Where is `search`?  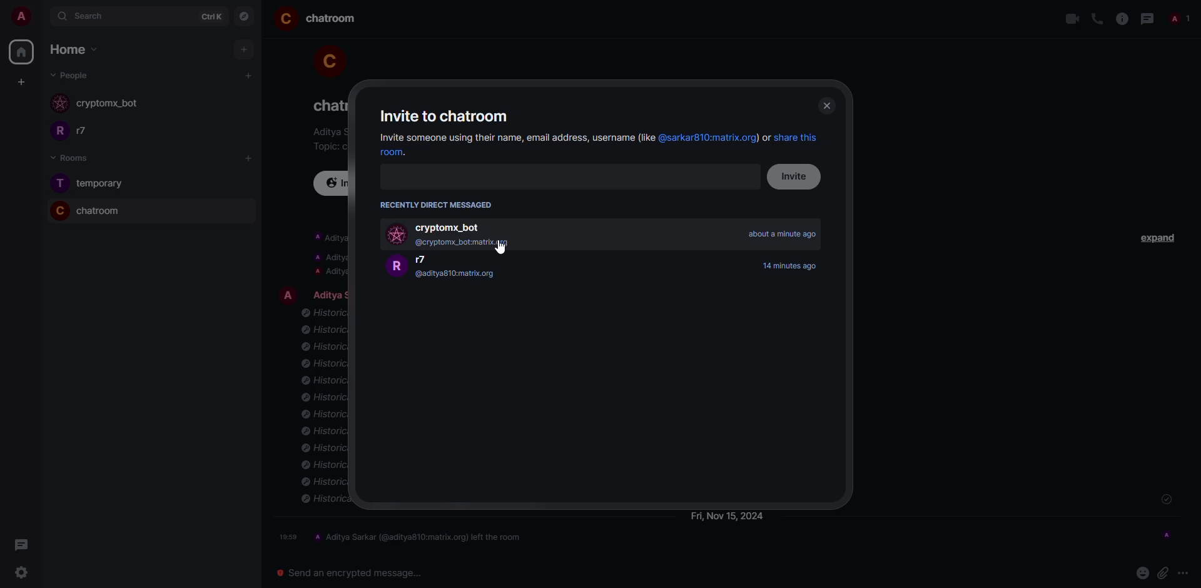 search is located at coordinates (94, 16).